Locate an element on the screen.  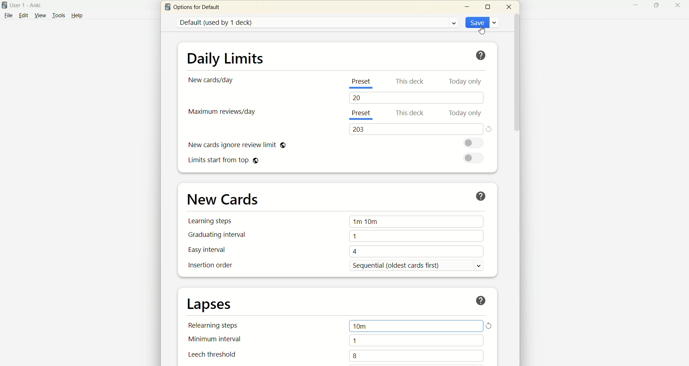
new cards/day is located at coordinates (213, 80).